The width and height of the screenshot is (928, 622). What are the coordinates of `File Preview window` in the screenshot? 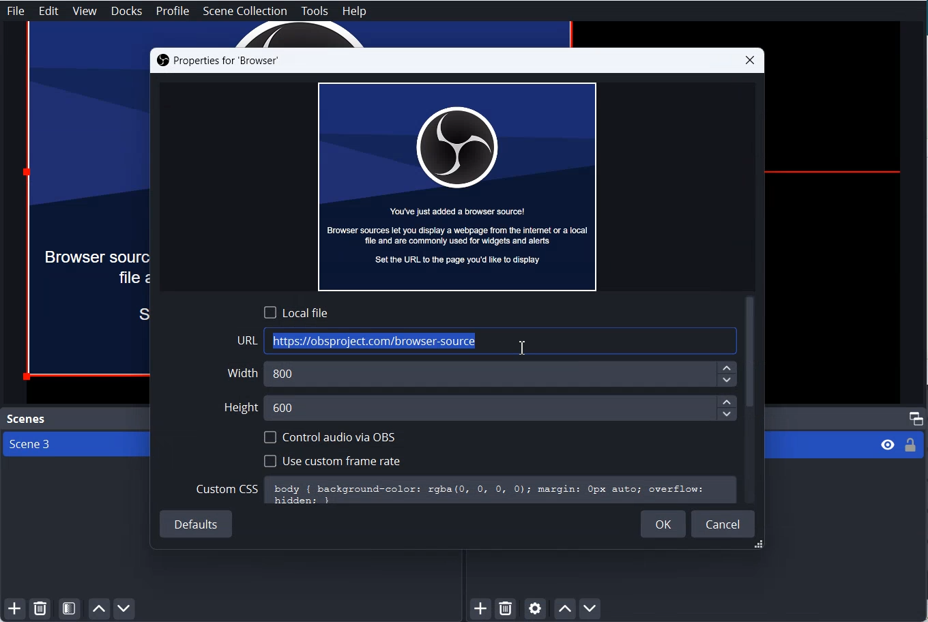 It's located at (457, 186).